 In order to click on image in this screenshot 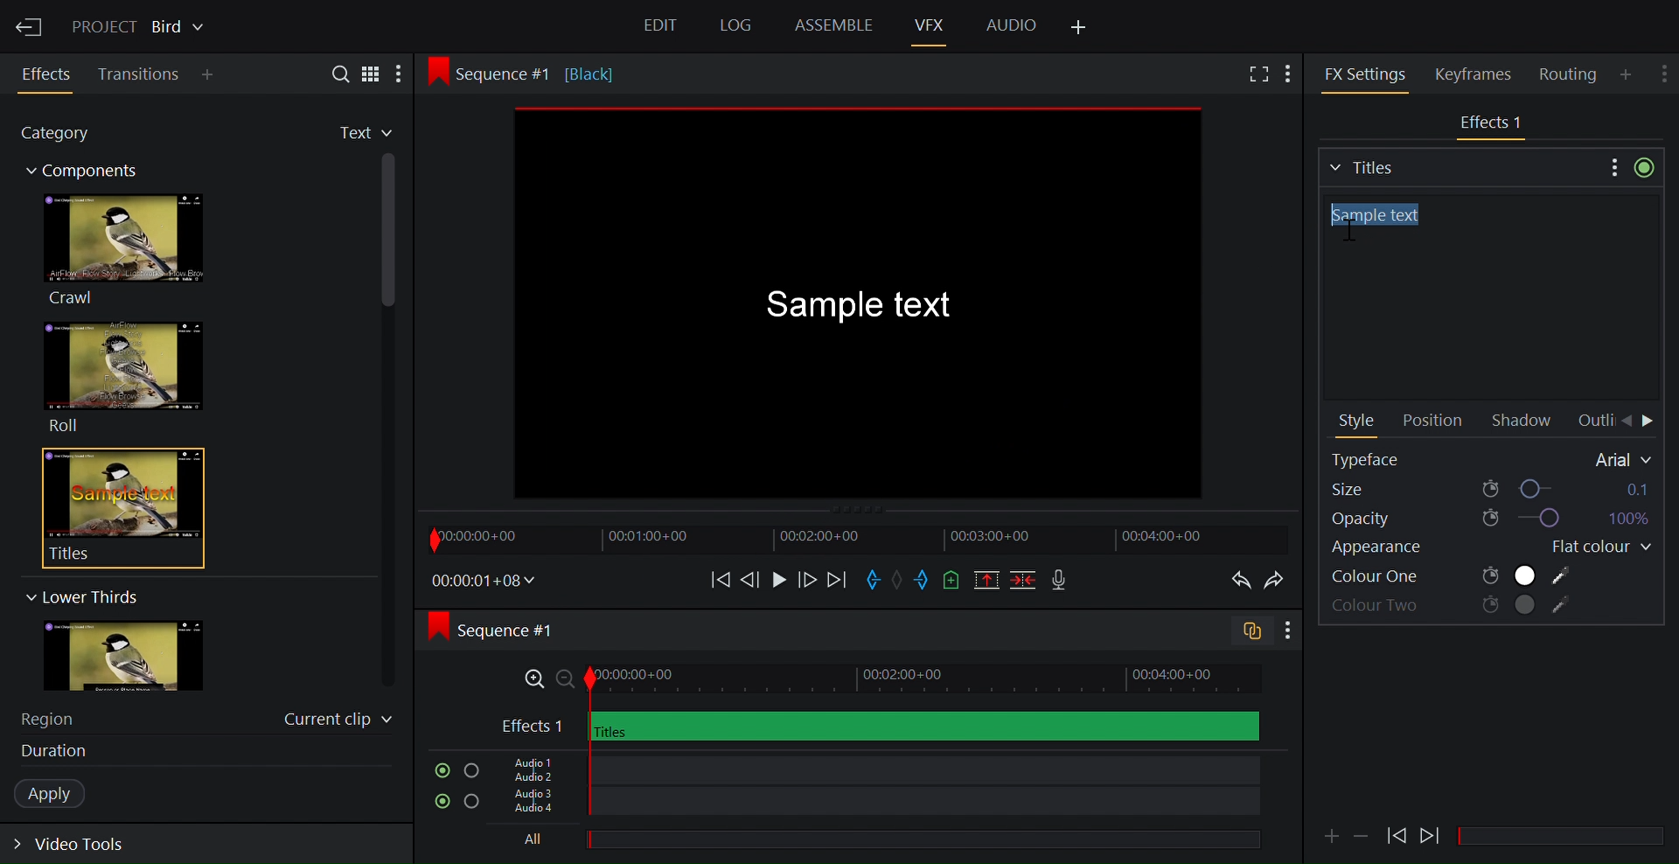, I will do `click(141, 657)`.